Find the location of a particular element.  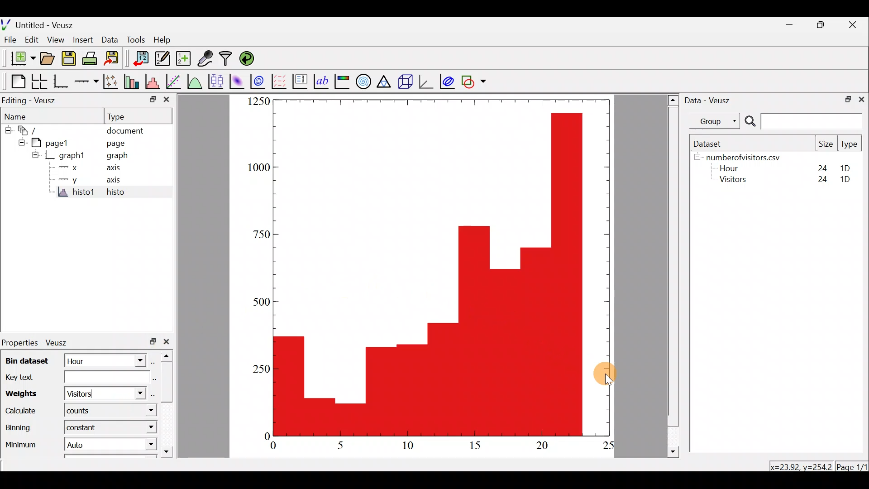

View is located at coordinates (56, 39).